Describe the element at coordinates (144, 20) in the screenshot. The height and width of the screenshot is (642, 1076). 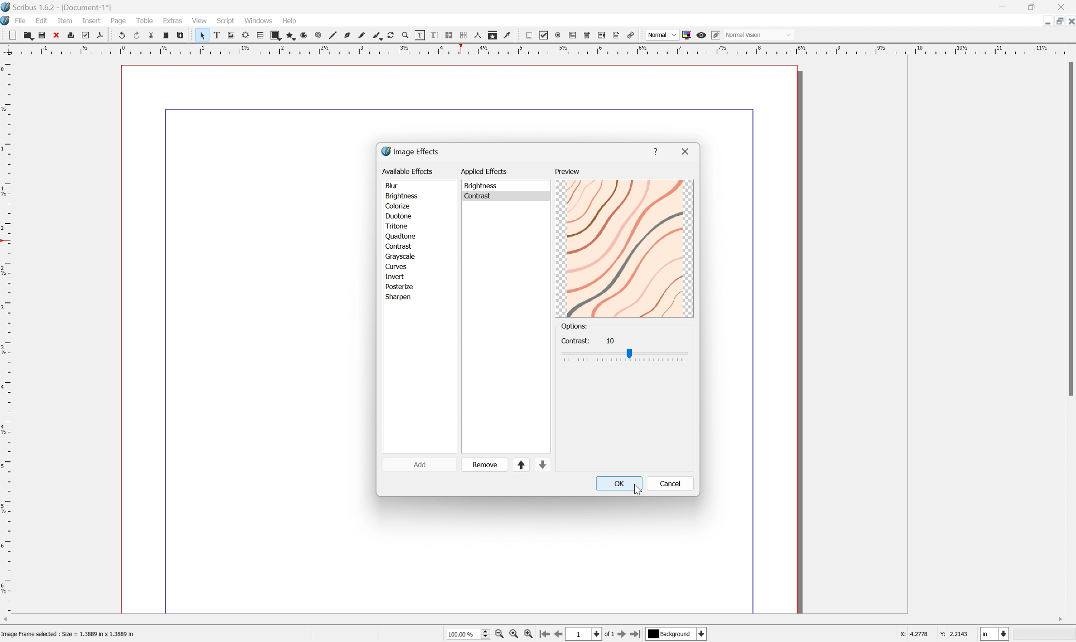
I see `Table` at that location.